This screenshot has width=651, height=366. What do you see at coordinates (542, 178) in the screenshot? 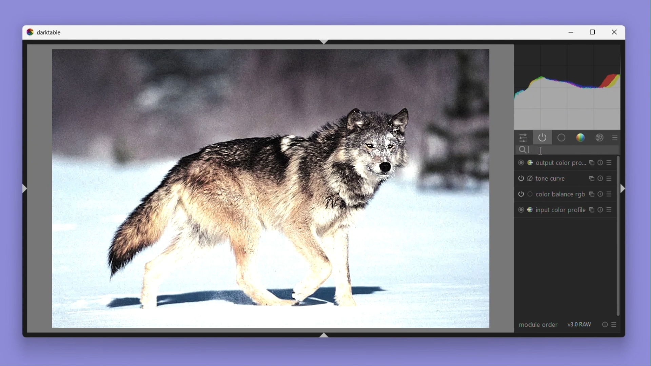
I see `tone curve` at bounding box center [542, 178].